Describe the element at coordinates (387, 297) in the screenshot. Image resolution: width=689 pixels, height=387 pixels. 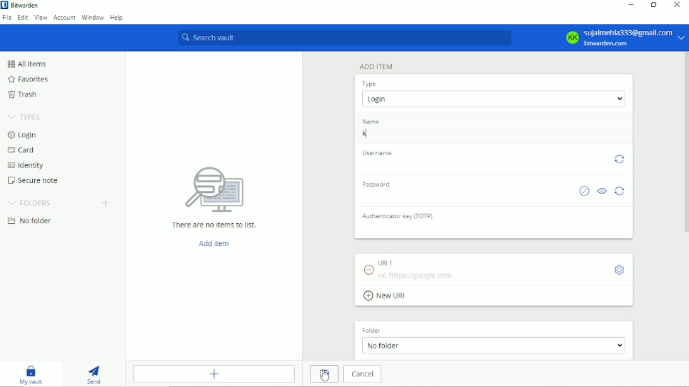
I see `add New URI` at that location.